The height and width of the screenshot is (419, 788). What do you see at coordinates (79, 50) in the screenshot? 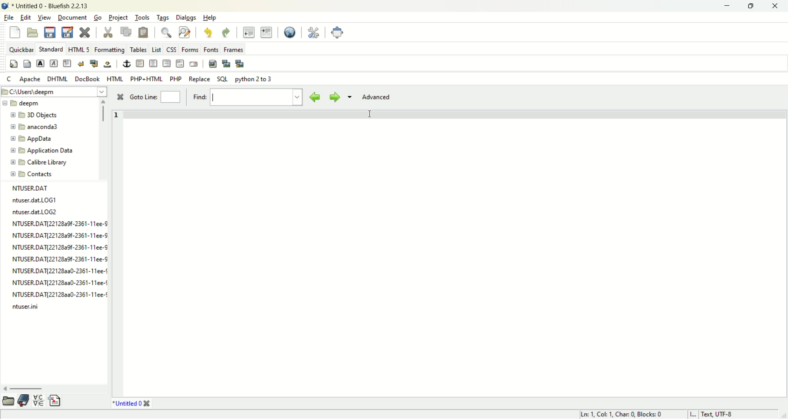
I see `HTML 5` at bounding box center [79, 50].